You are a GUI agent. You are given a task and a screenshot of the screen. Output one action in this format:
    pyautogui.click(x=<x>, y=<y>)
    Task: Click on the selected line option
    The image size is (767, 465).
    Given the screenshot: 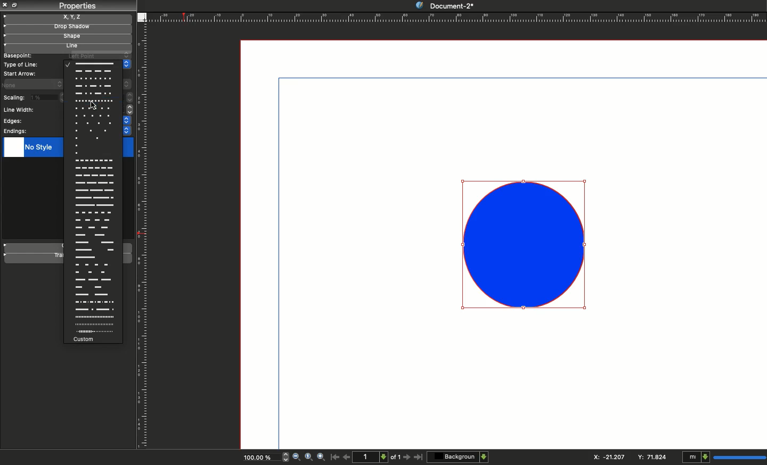 What is the action you would take?
    pyautogui.click(x=91, y=64)
    